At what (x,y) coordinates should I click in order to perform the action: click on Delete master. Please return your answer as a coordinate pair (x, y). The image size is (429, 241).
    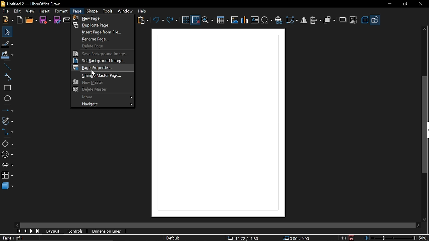
    Looking at the image, I should click on (102, 89).